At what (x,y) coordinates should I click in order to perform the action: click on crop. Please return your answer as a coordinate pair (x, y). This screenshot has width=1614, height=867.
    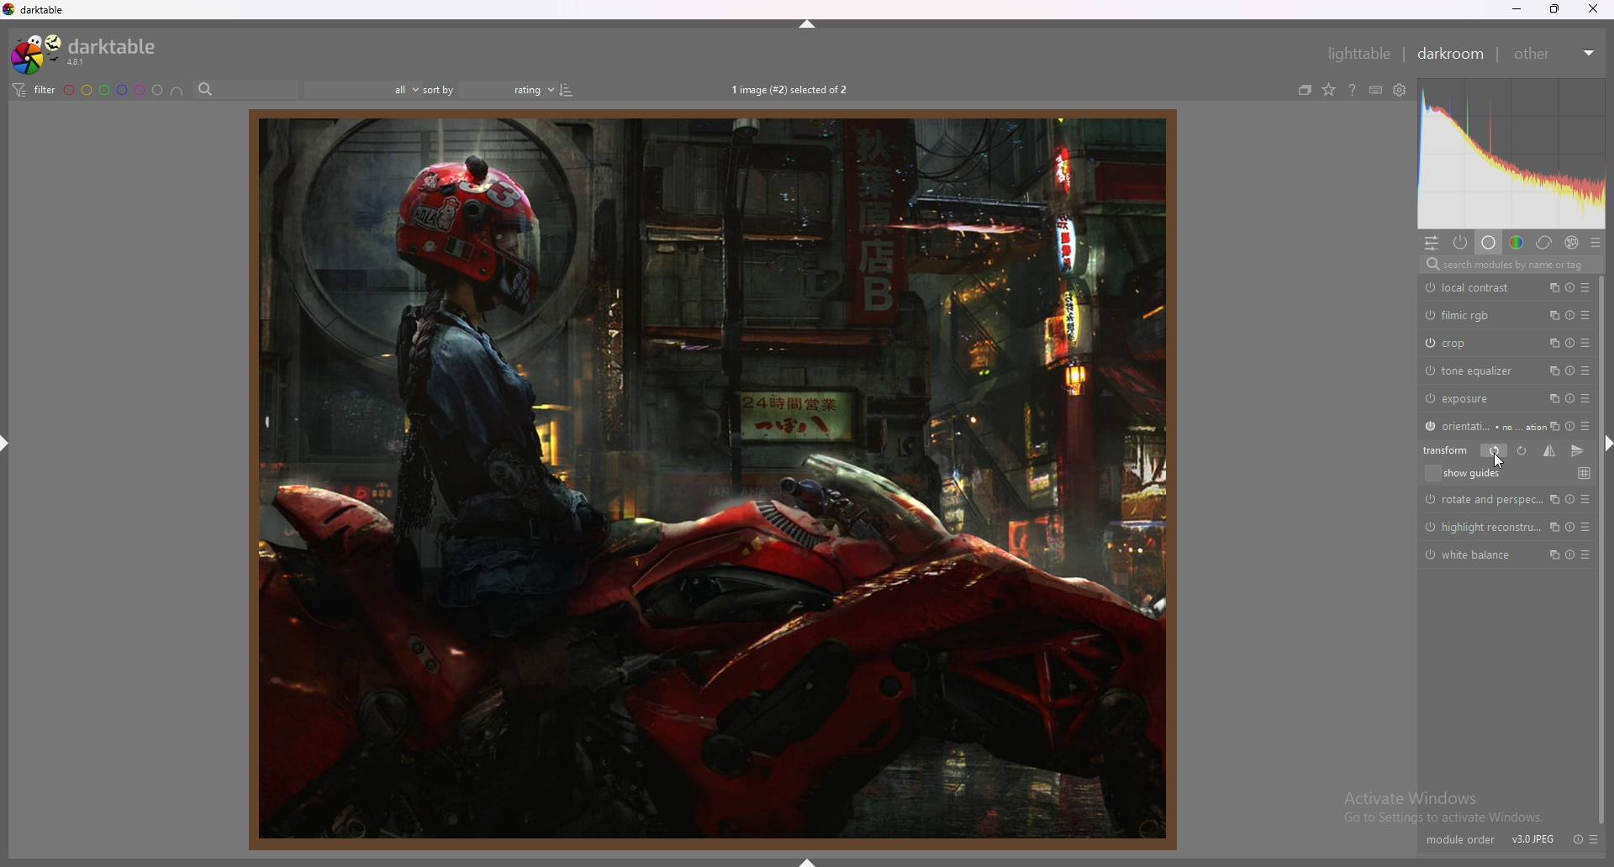
    Looking at the image, I should click on (1461, 343).